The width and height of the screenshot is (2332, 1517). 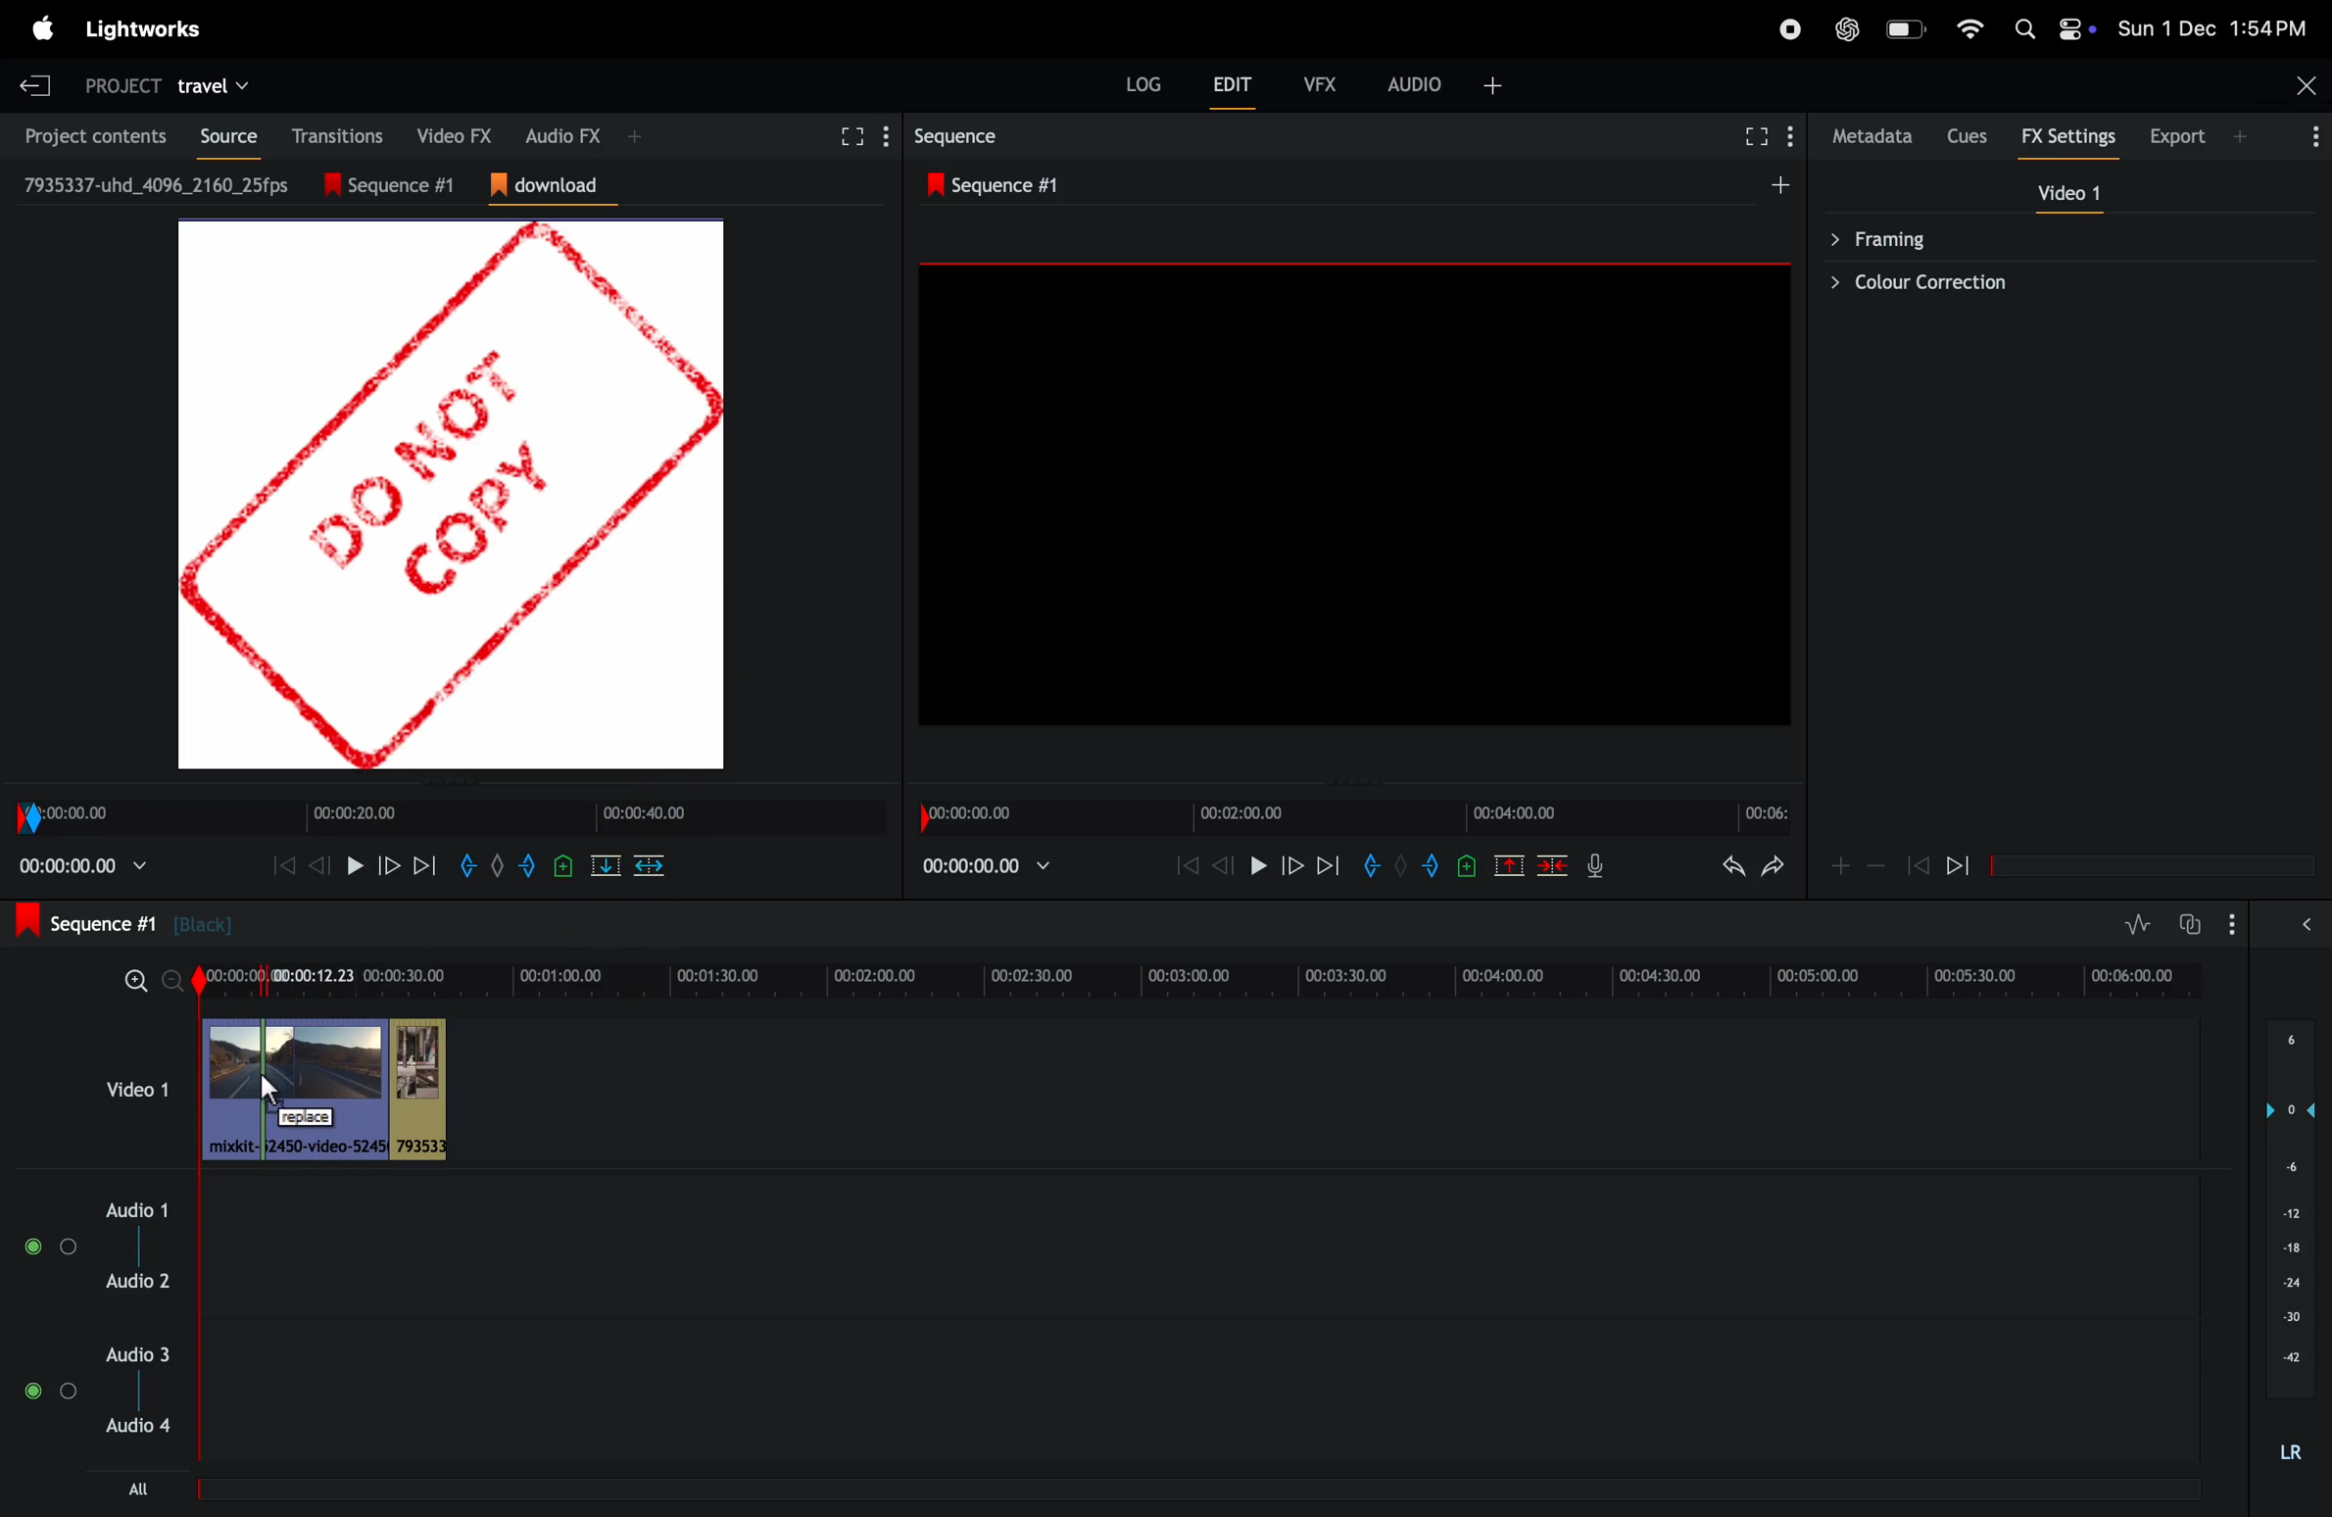 I want to click on audio 4, so click(x=134, y=1425).